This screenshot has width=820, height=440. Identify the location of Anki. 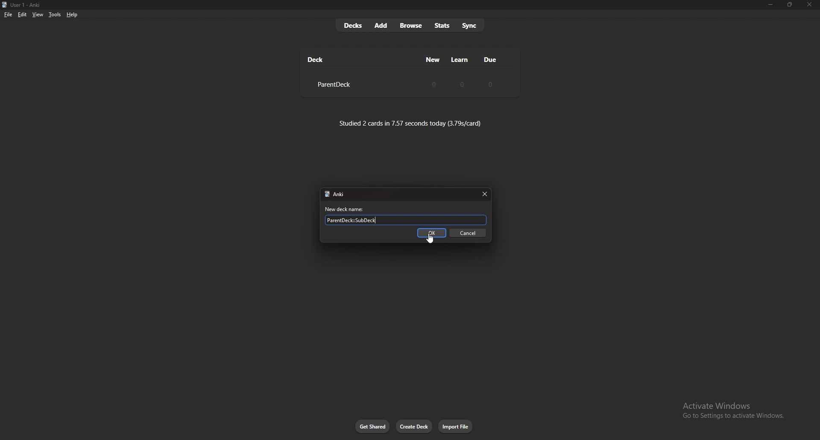
(344, 195).